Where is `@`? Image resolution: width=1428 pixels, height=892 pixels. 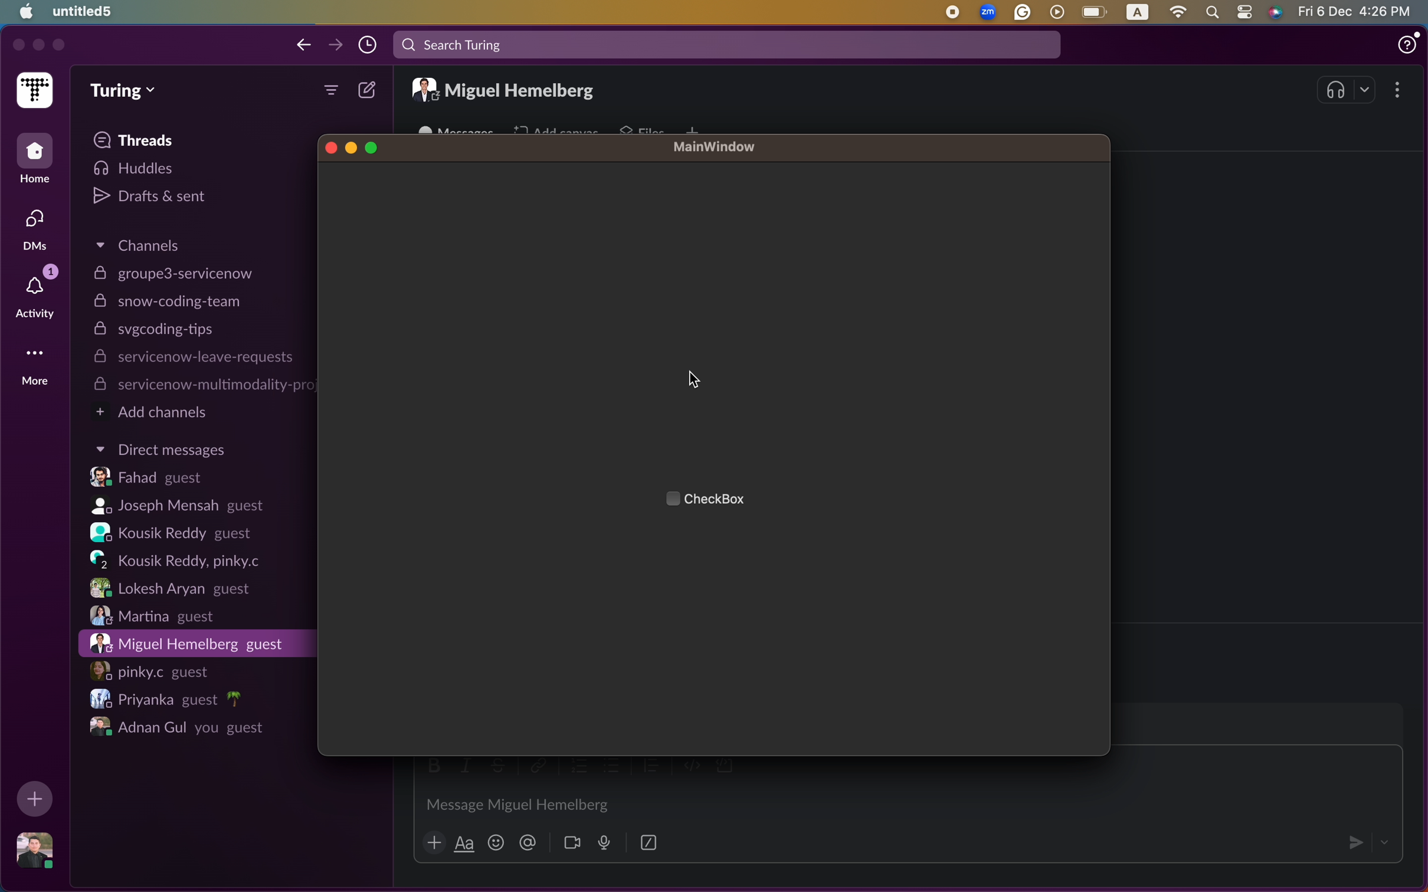
@ is located at coordinates (528, 844).